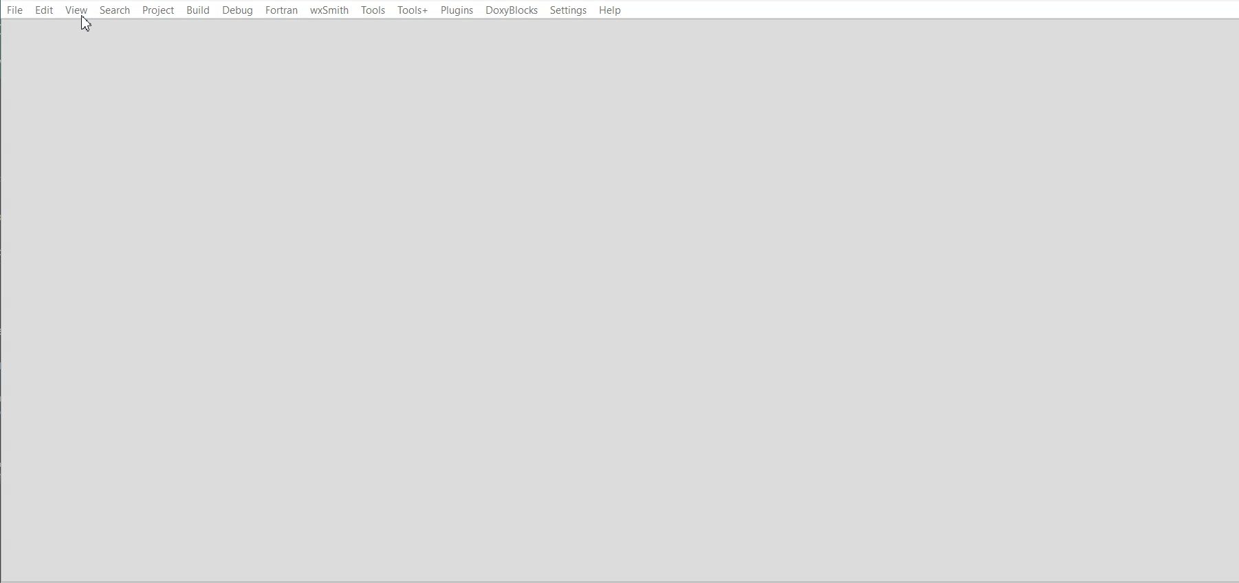 The image size is (1239, 583). Describe the element at coordinates (608, 11) in the screenshot. I see `Help` at that location.